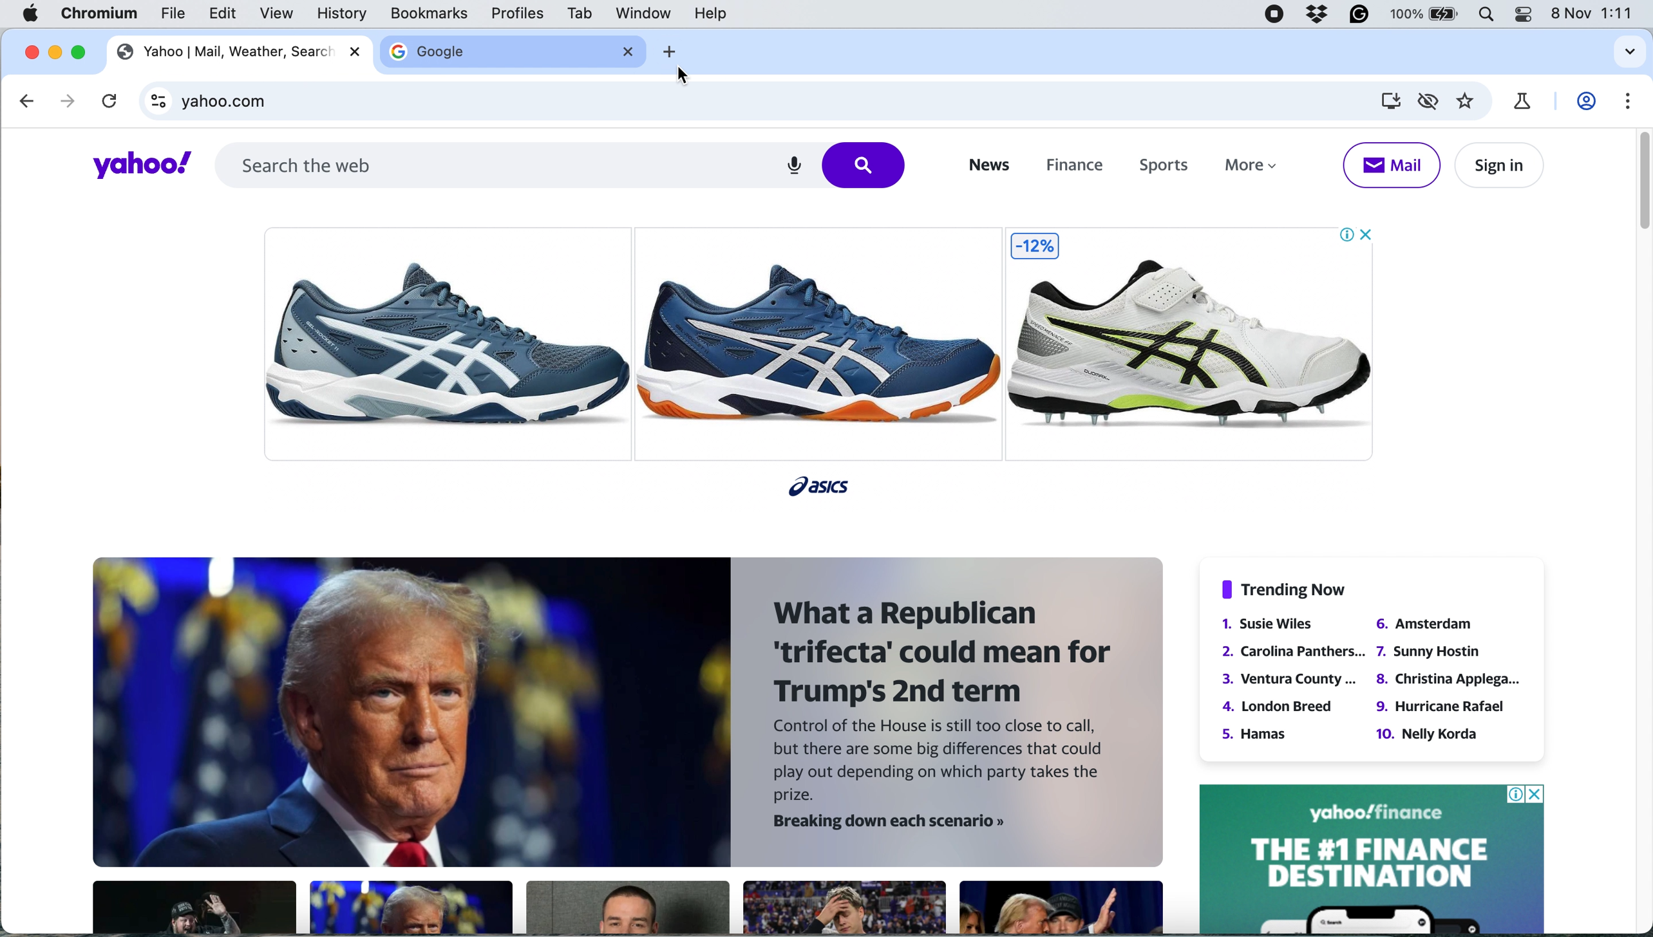 The image size is (1653, 937). I want to click on yahoo ad, so click(1372, 858).